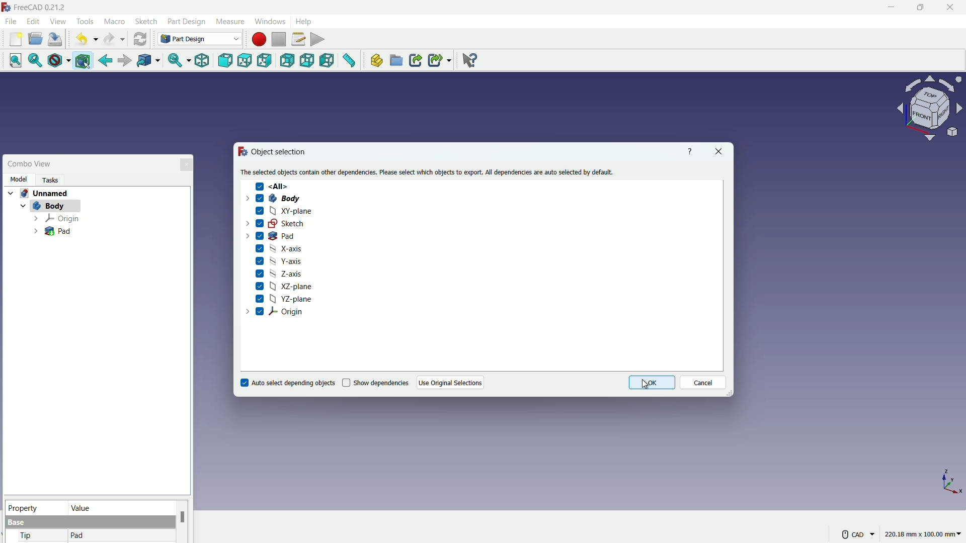 The image size is (966, 543). Describe the element at coordinates (273, 151) in the screenshot. I see `Object selection` at that location.